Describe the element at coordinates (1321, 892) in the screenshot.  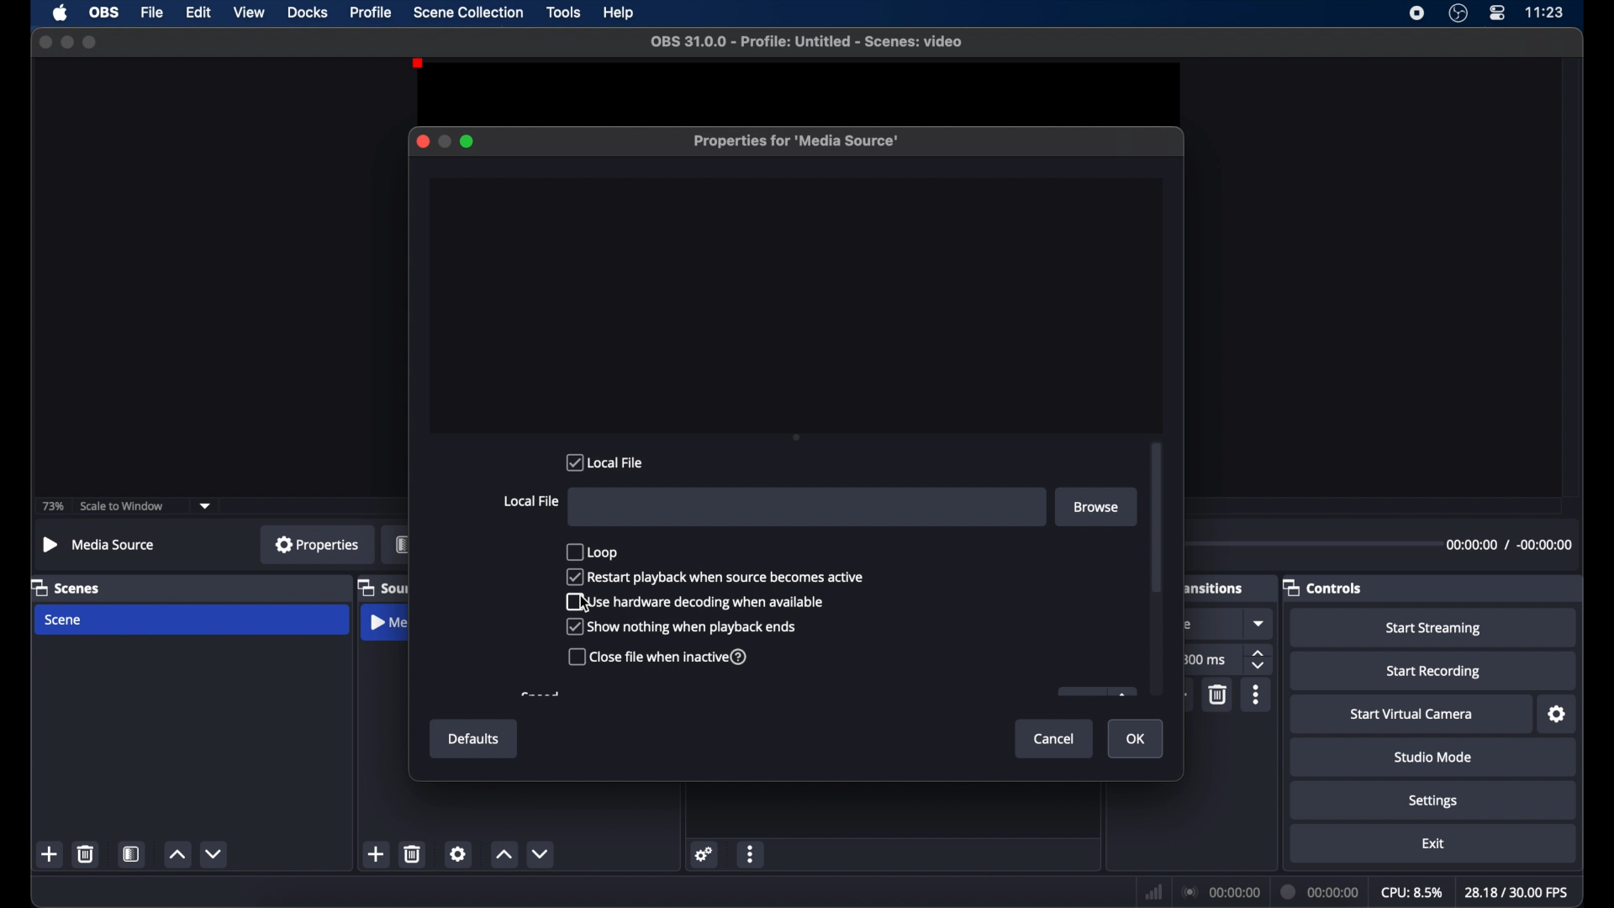
I see `duration` at that location.